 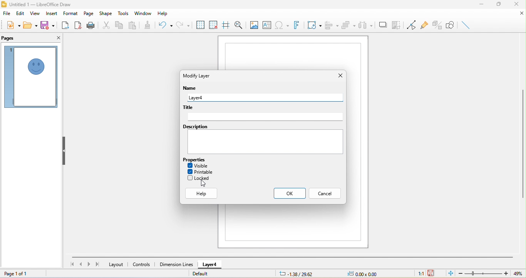 I want to click on ok, so click(x=287, y=194).